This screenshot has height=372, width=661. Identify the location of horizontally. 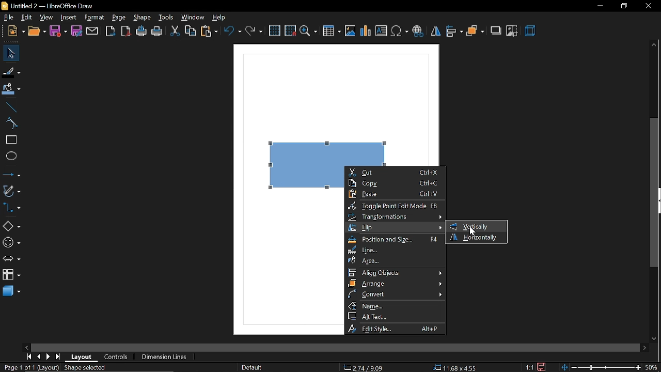
(477, 238).